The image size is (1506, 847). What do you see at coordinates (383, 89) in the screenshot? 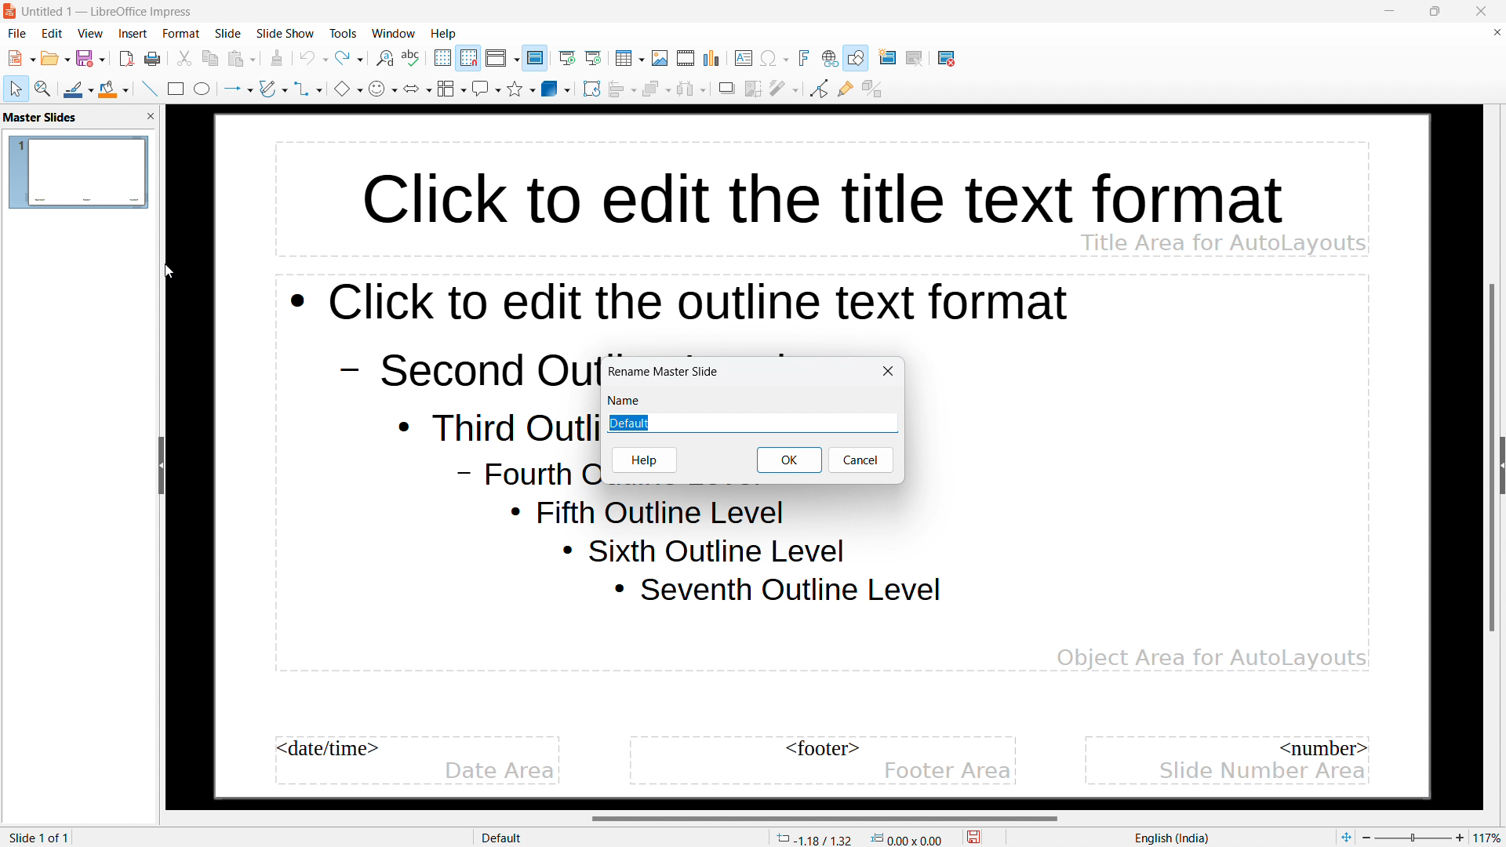
I see `symbol shapes` at bounding box center [383, 89].